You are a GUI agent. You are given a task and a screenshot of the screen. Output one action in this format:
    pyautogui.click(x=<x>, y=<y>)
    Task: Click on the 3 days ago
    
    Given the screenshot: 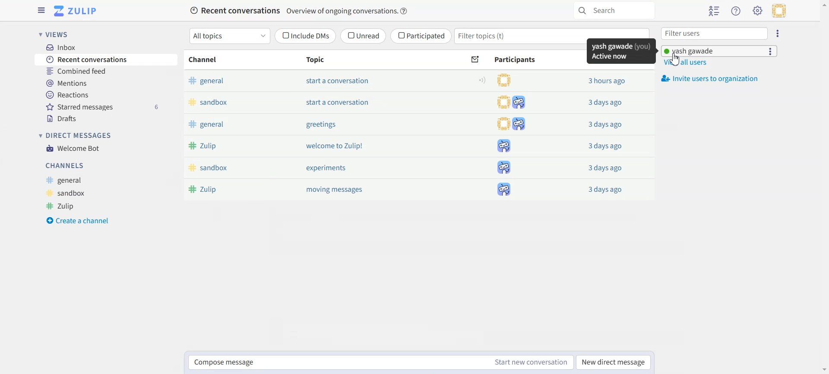 What is the action you would take?
    pyautogui.click(x=608, y=103)
    